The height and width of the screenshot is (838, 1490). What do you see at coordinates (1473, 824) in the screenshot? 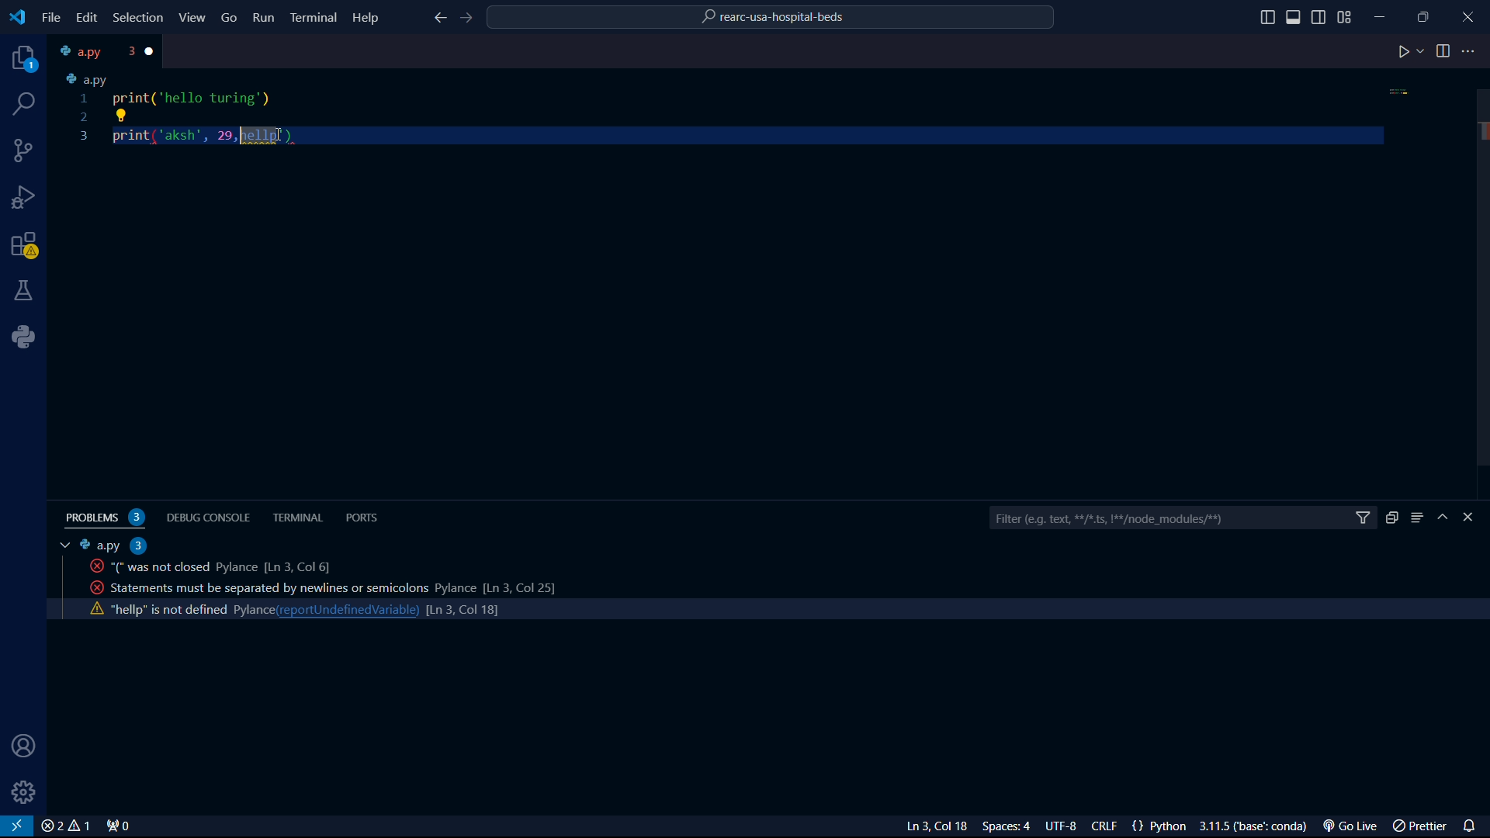
I see `notifications` at bounding box center [1473, 824].